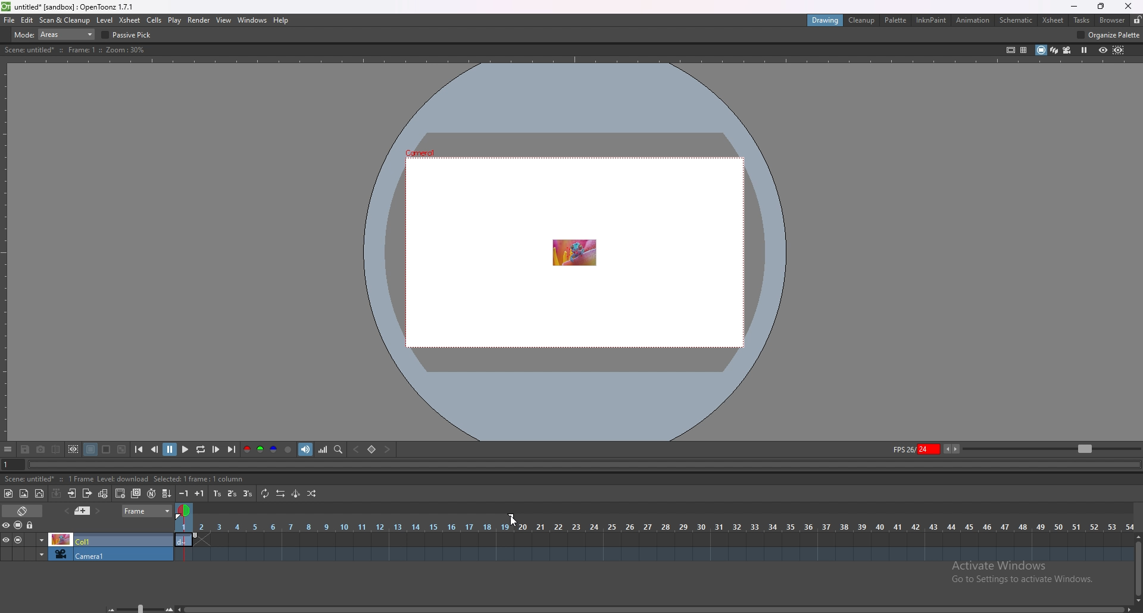 This screenshot has width=1143, height=613. Describe the element at coordinates (311, 494) in the screenshot. I see `random` at that location.